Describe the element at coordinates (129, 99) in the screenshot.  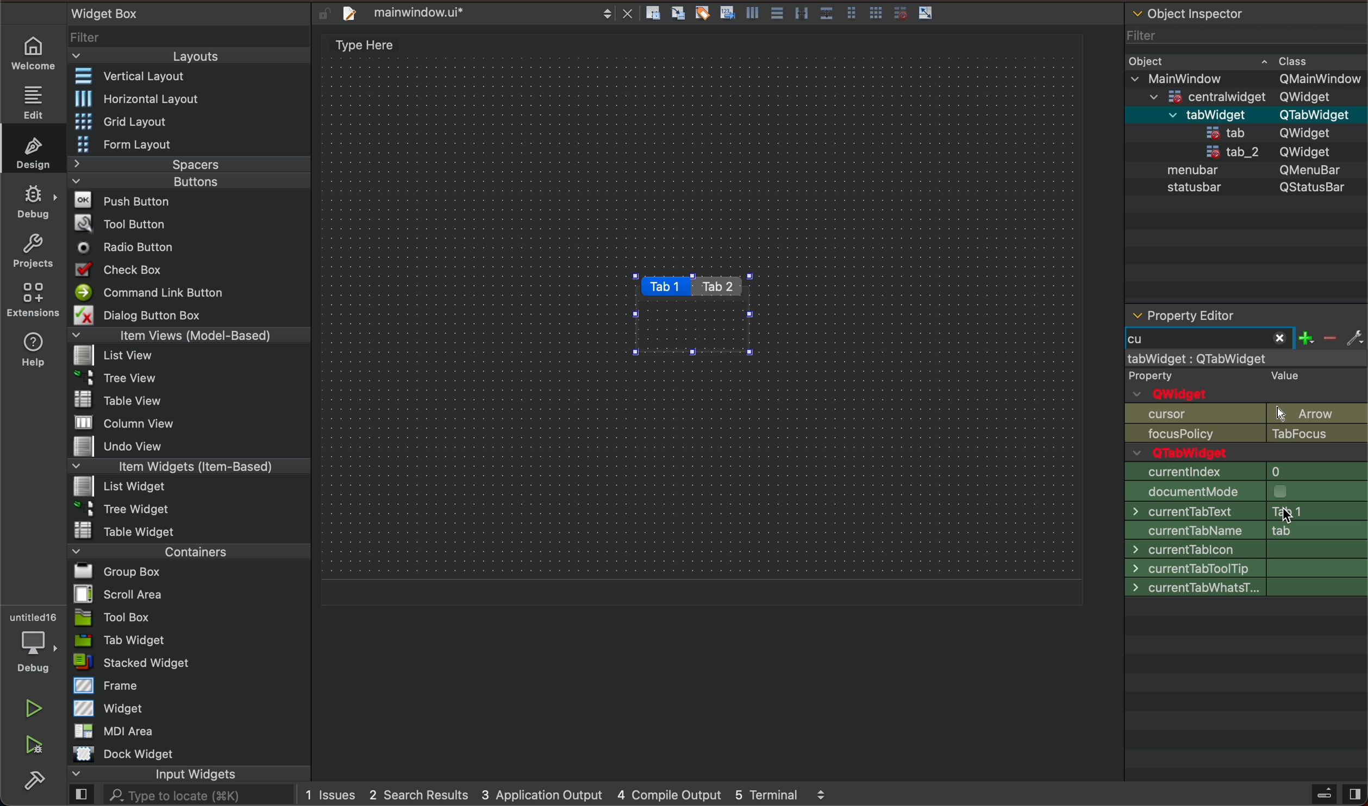
I see `Horizontal Layout` at that location.